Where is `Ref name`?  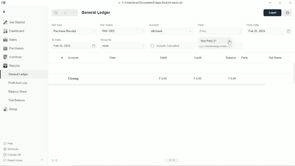 Ref name is located at coordinates (276, 58).